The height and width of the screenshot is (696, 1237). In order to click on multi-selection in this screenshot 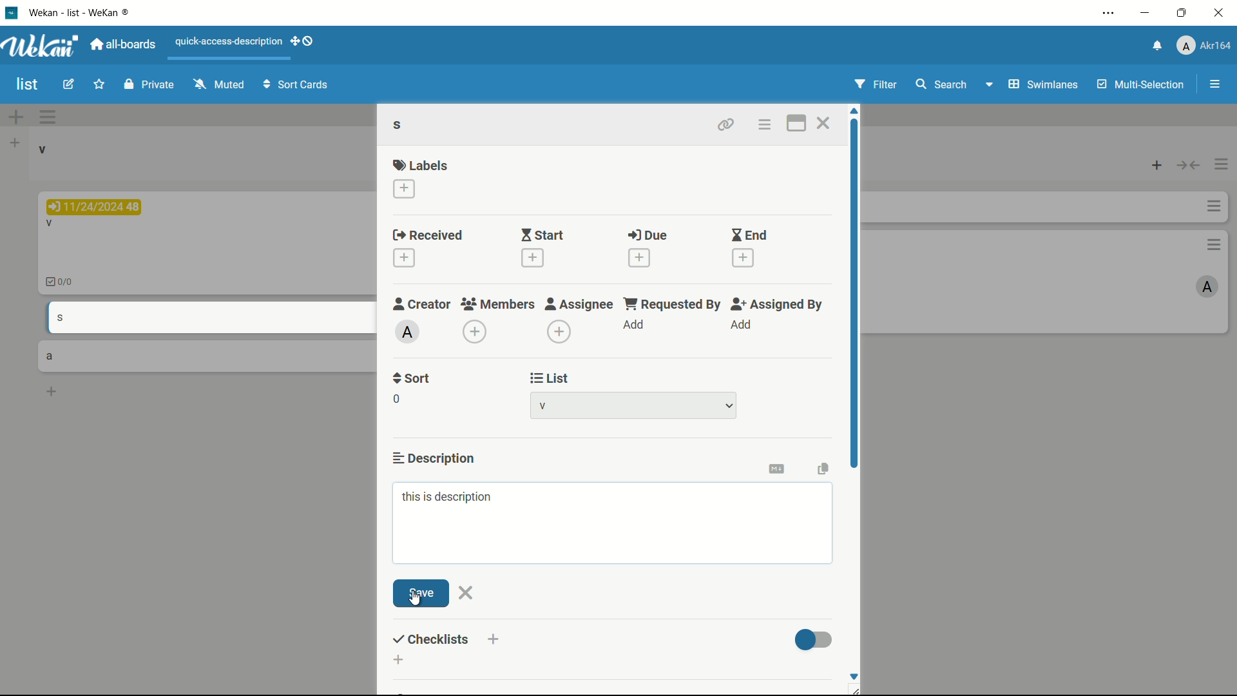, I will do `click(1141, 85)`.